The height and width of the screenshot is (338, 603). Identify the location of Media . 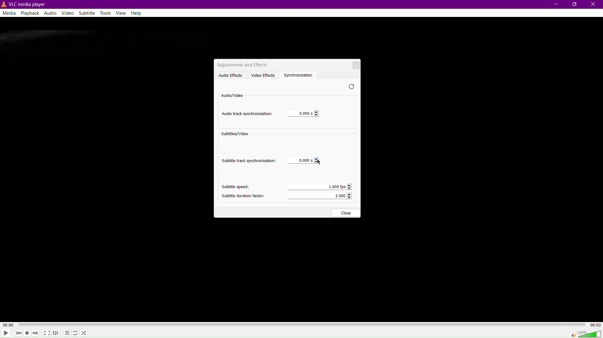
(9, 14).